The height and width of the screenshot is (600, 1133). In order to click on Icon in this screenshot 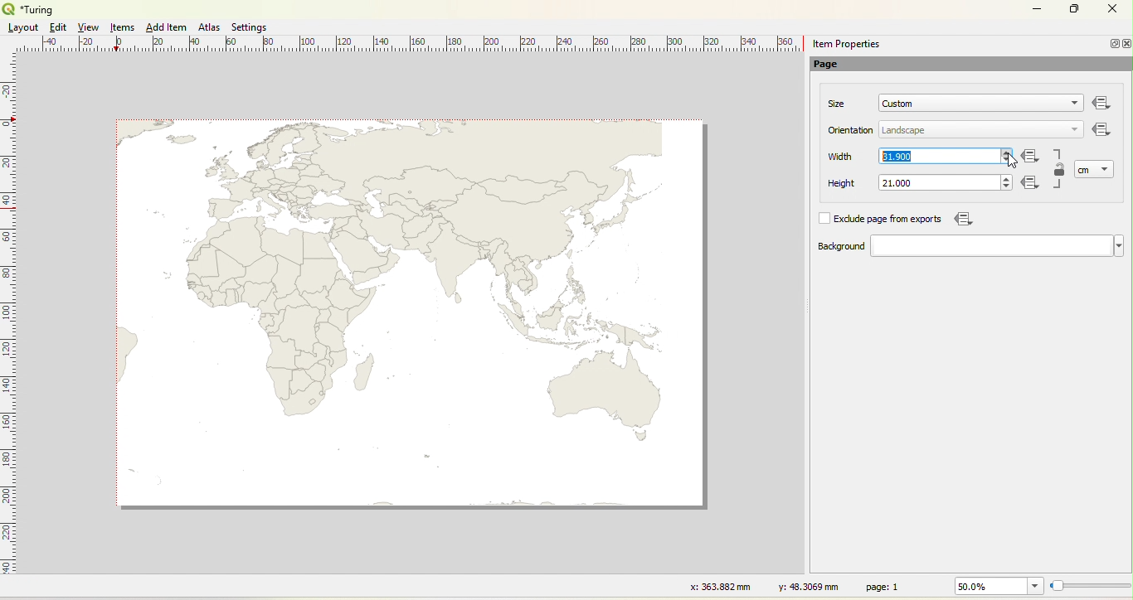, I will do `click(1033, 184)`.